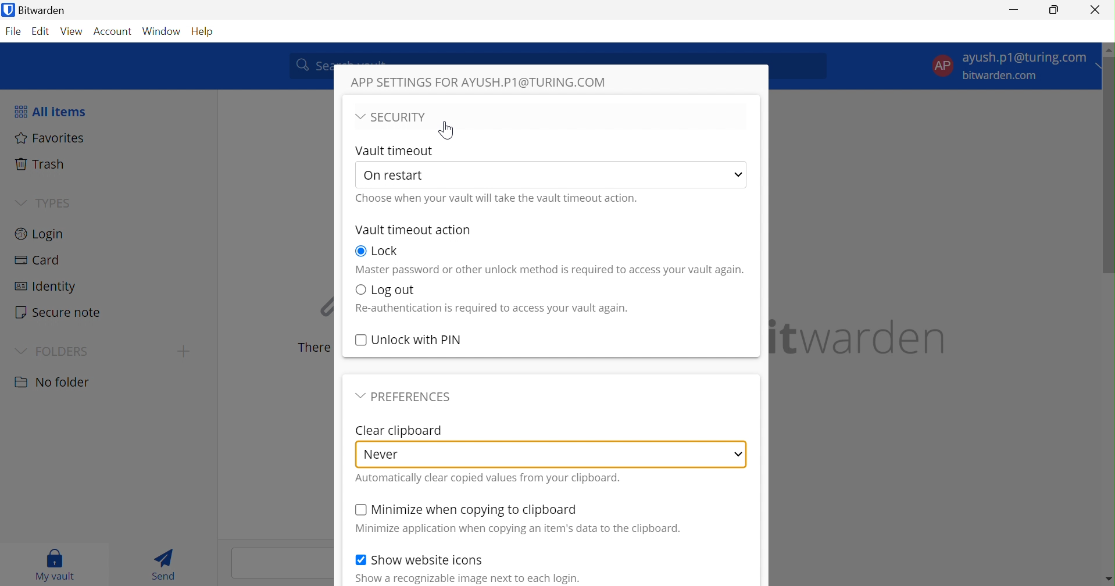  Describe the element at coordinates (478, 81) in the screenshot. I see `APP SETTINGS FOR AYUSH.P1@TURING.COM` at that location.